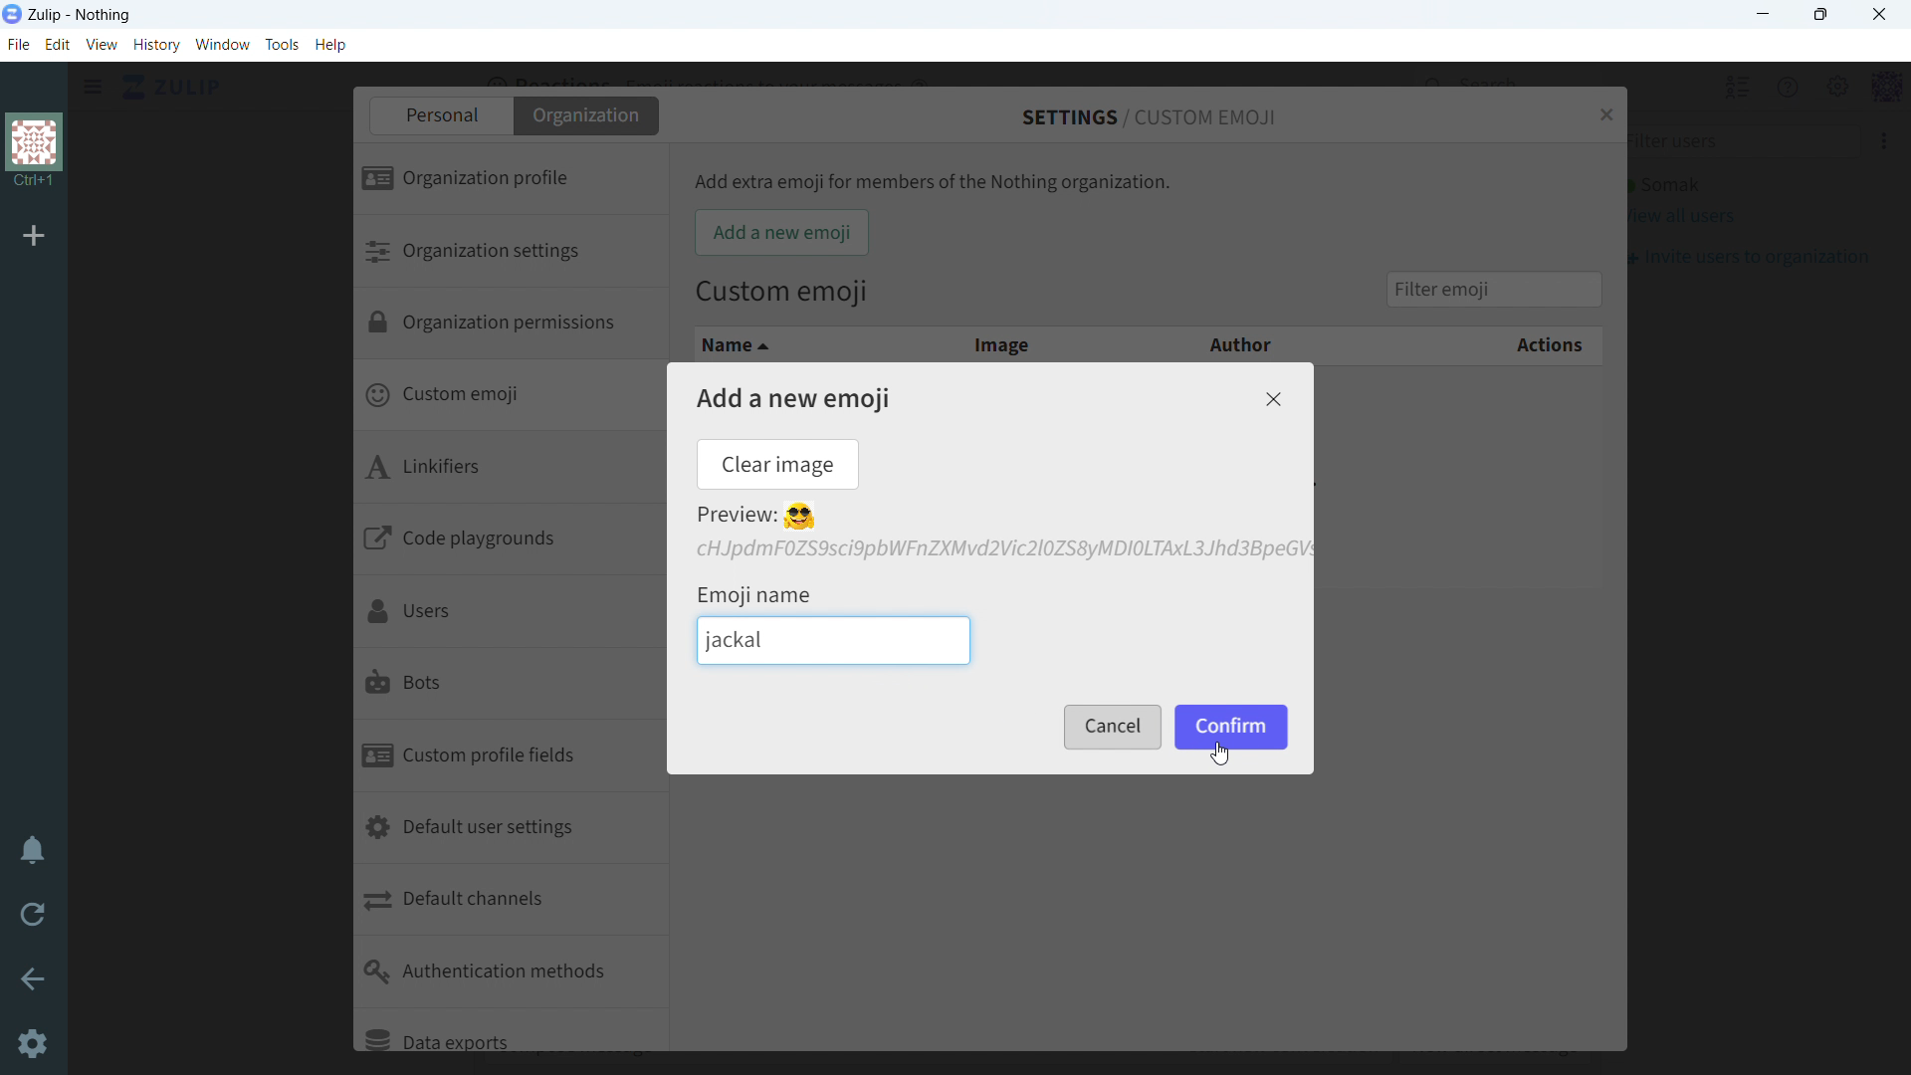 This screenshot has width=1911, height=1075. What do you see at coordinates (1000, 549) in the screenshot?
I see `file added` at bounding box center [1000, 549].